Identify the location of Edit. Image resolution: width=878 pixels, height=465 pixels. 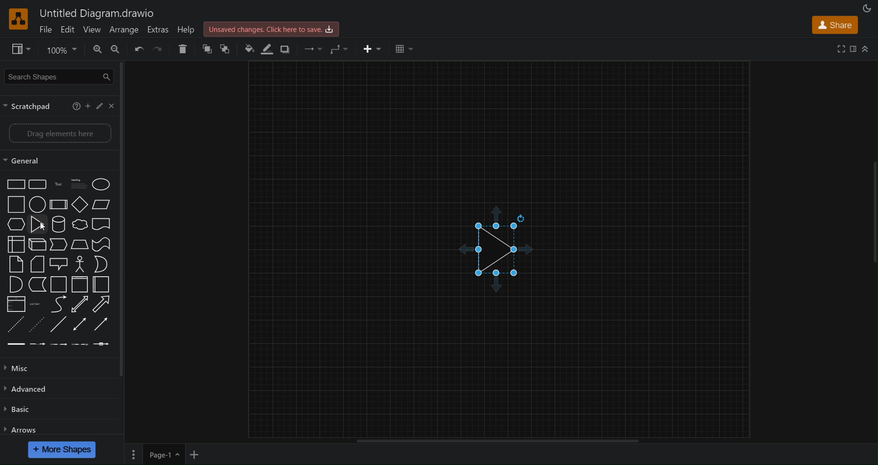
(68, 28).